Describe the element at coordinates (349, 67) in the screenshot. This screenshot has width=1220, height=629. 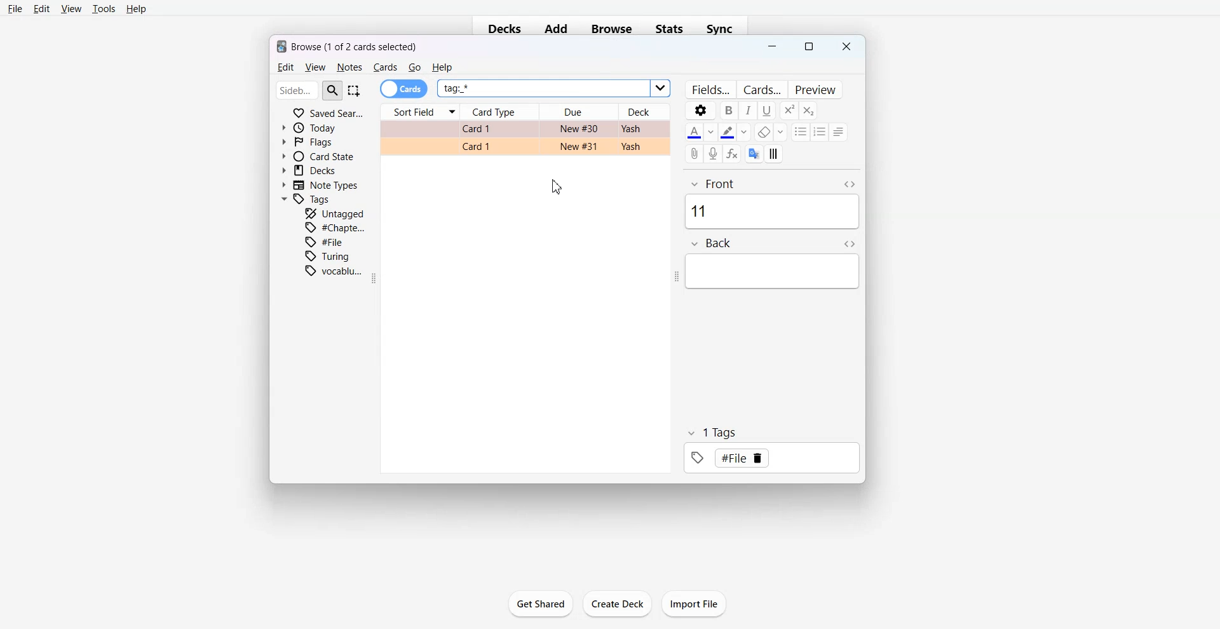
I see `Notes` at that location.